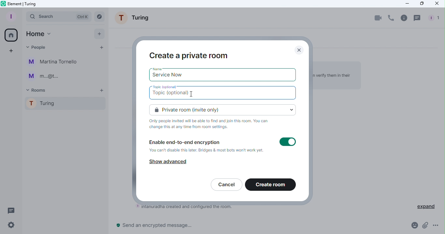 The height and width of the screenshot is (234, 445). I want to click on Video call, so click(378, 18).